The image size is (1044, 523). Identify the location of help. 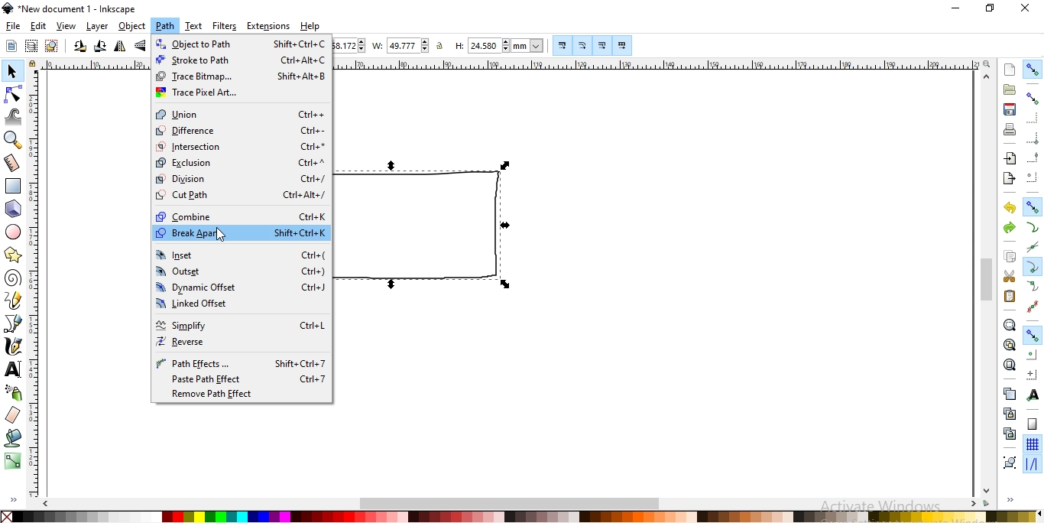
(310, 27).